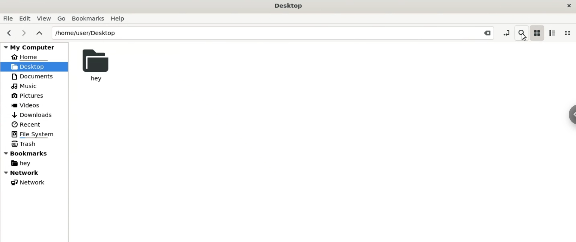 The height and width of the screenshot is (242, 576). Describe the element at coordinates (44, 17) in the screenshot. I see `View` at that location.